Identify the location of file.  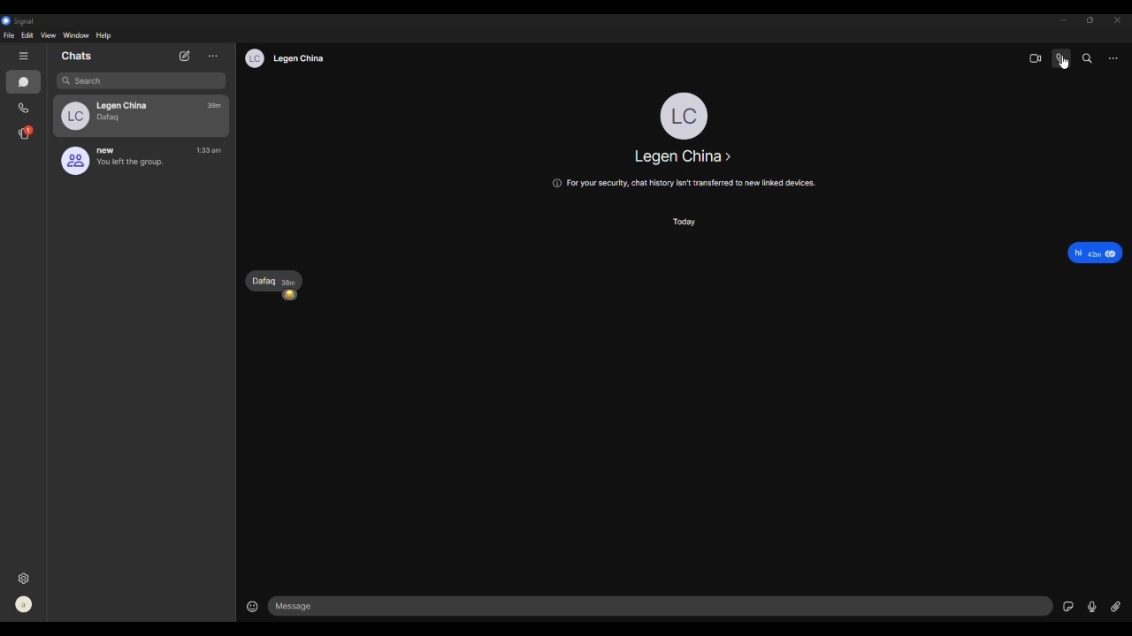
(11, 35).